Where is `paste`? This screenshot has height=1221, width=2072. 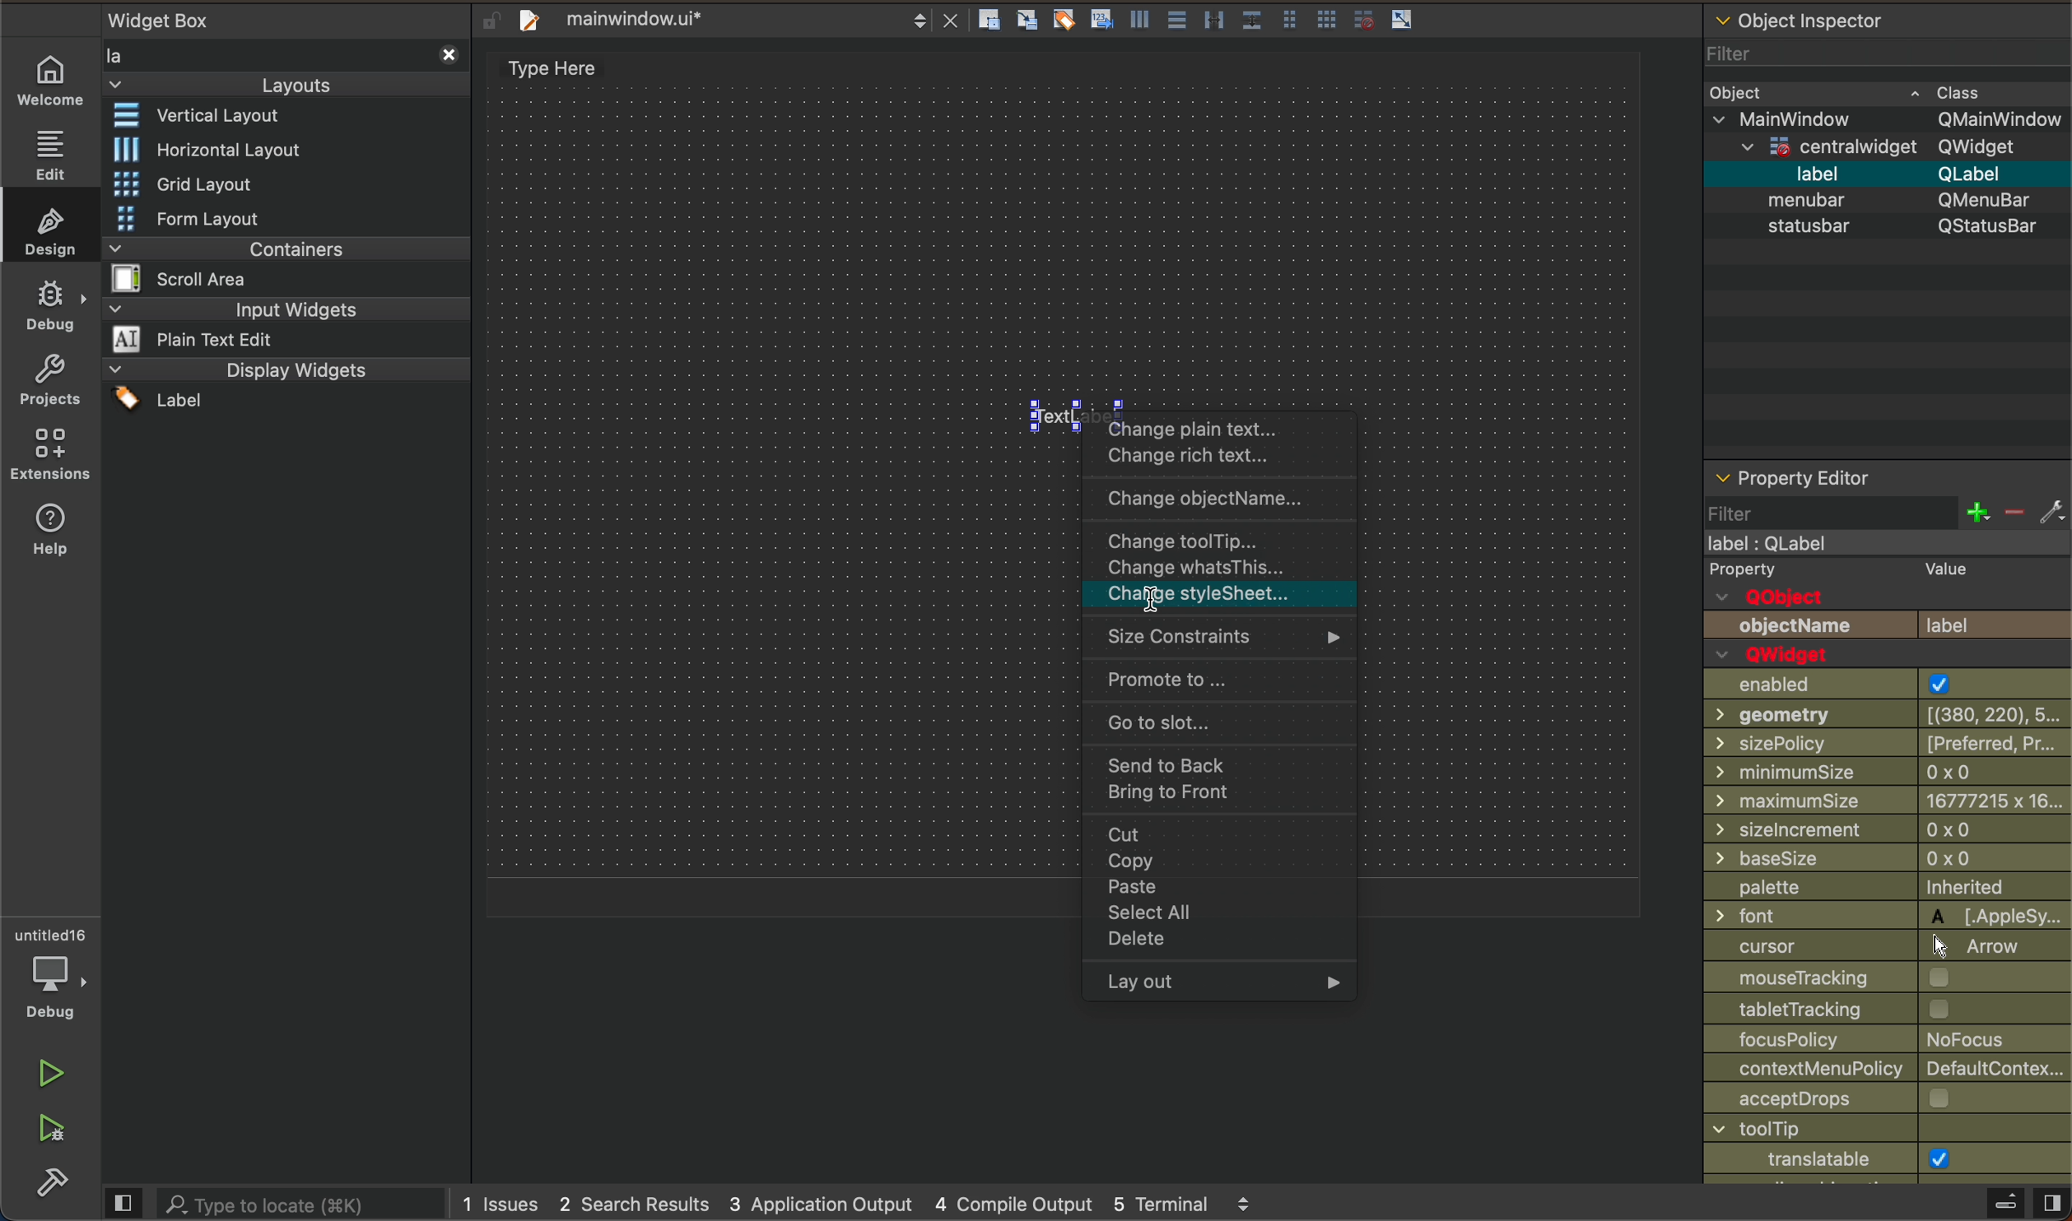 paste is located at coordinates (1218, 890).